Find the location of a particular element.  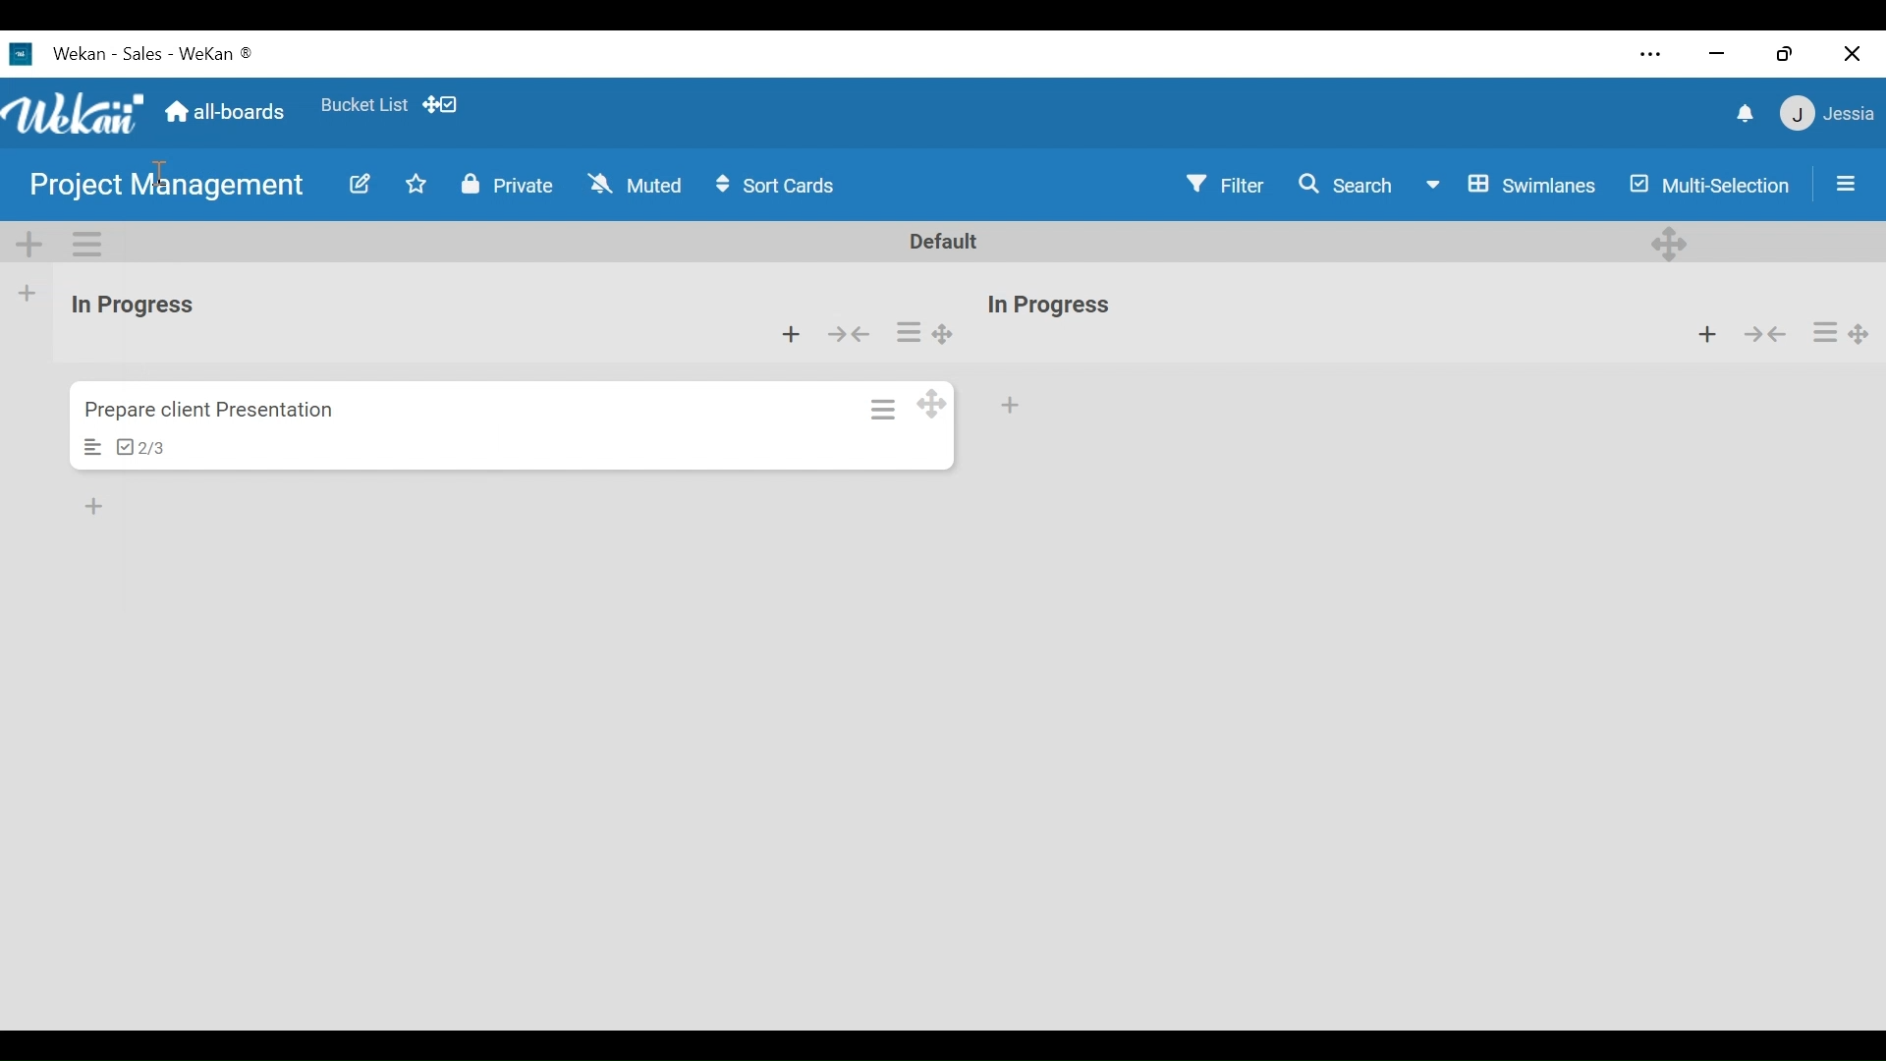

Board Title is located at coordinates (181, 183).